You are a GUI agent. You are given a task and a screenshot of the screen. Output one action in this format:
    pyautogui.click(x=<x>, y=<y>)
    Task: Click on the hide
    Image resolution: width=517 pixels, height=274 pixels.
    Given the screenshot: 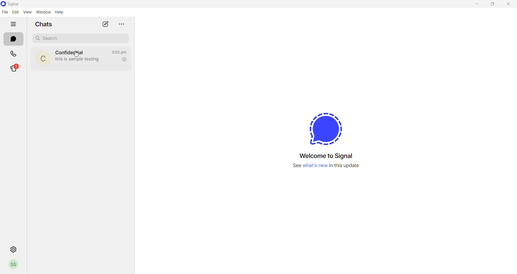 What is the action you would take?
    pyautogui.click(x=14, y=23)
    